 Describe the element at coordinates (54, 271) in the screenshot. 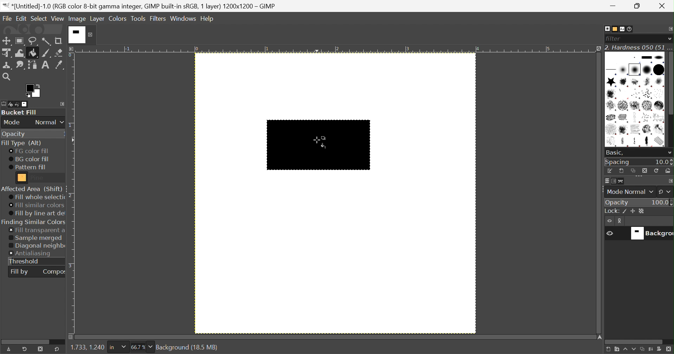

I see `Composite` at that location.